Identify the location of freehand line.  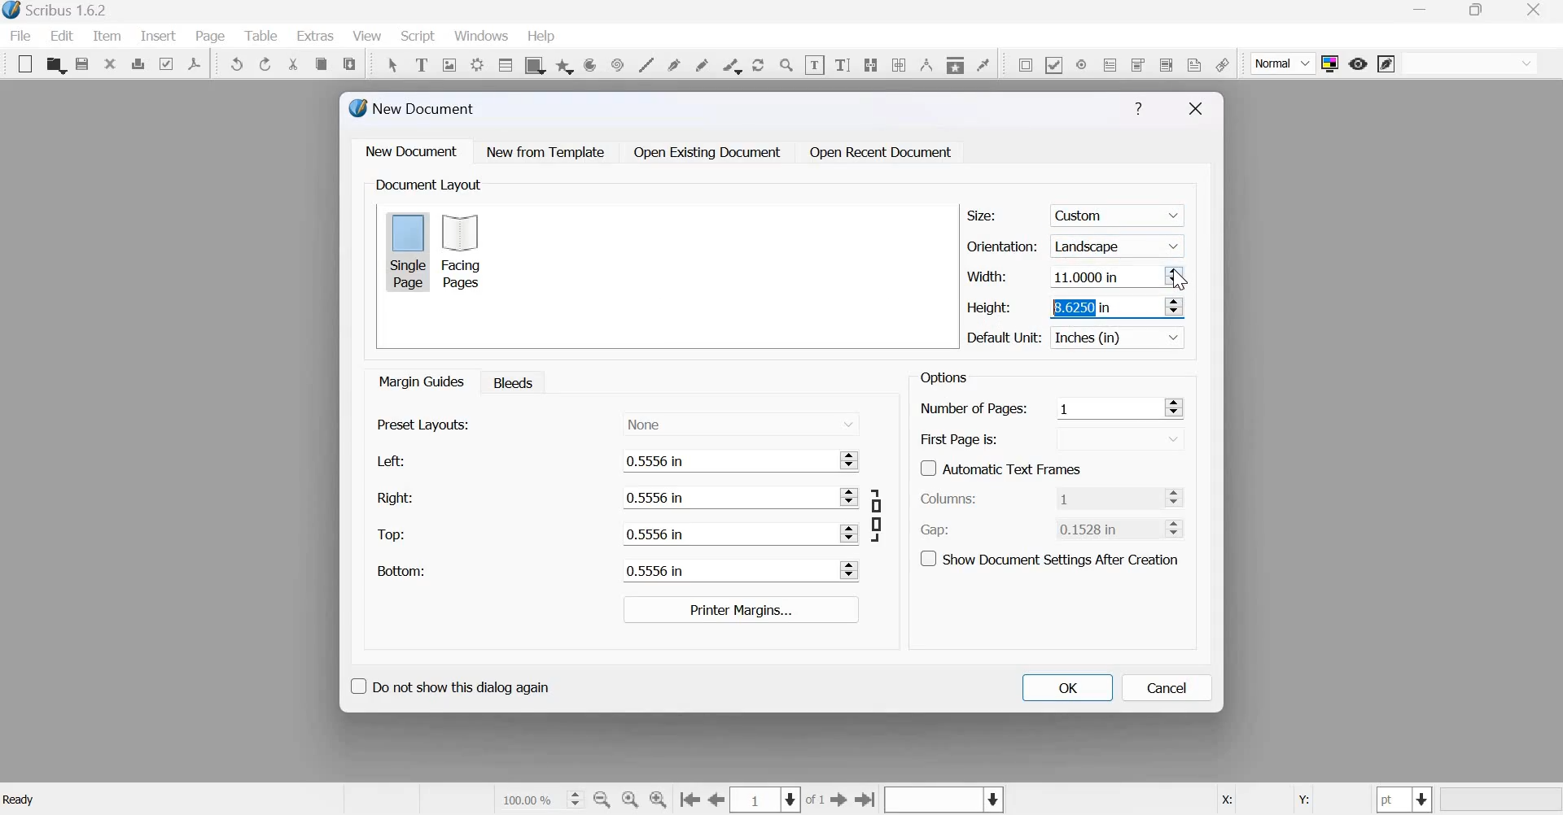
(702, 63).